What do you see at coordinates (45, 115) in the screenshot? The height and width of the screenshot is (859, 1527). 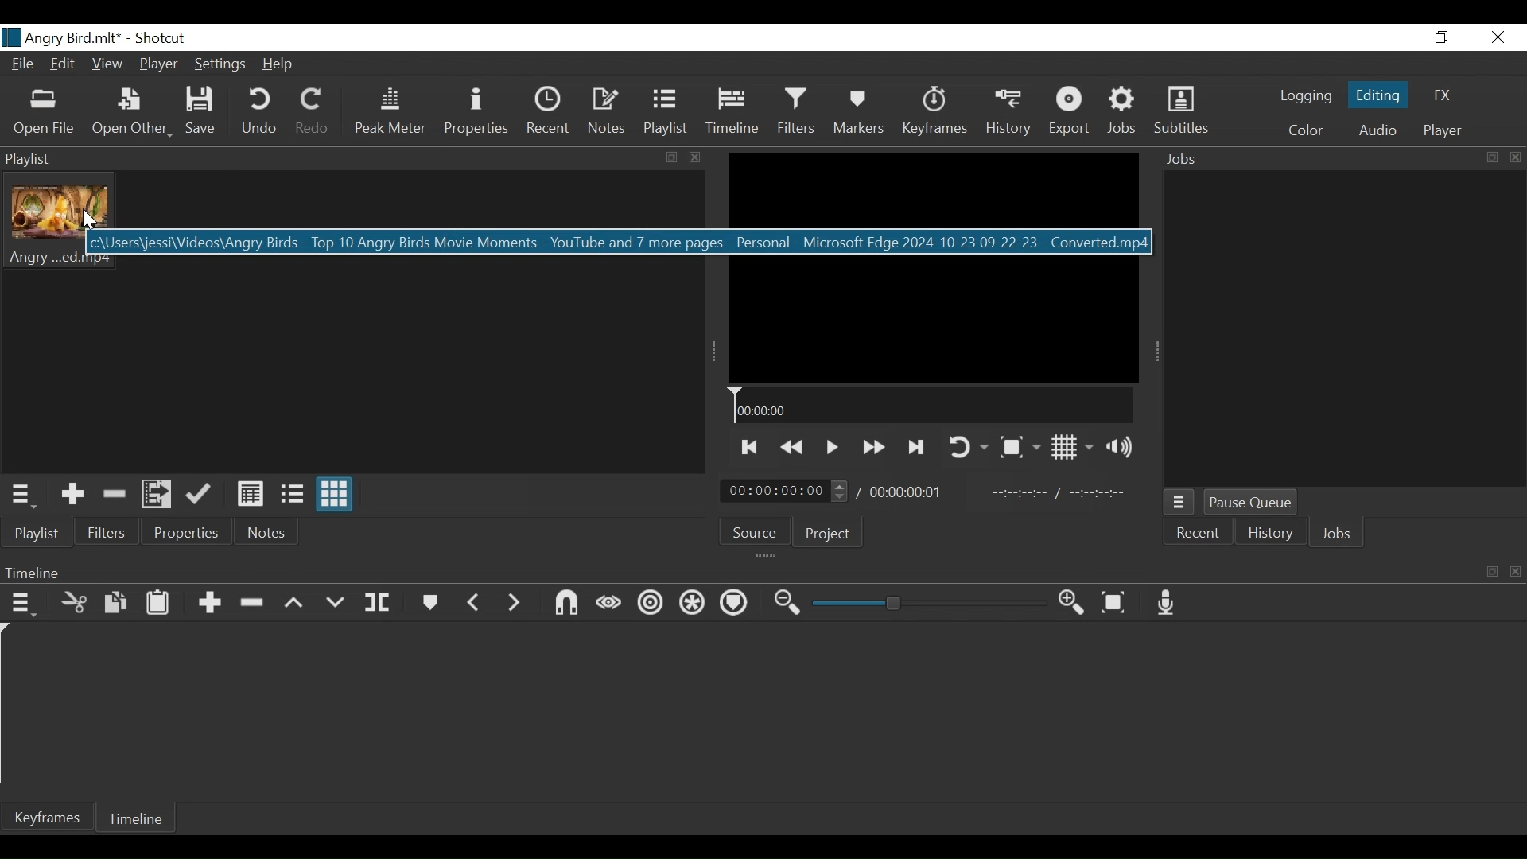 I see `Open File` at bounding box center [45, 115].